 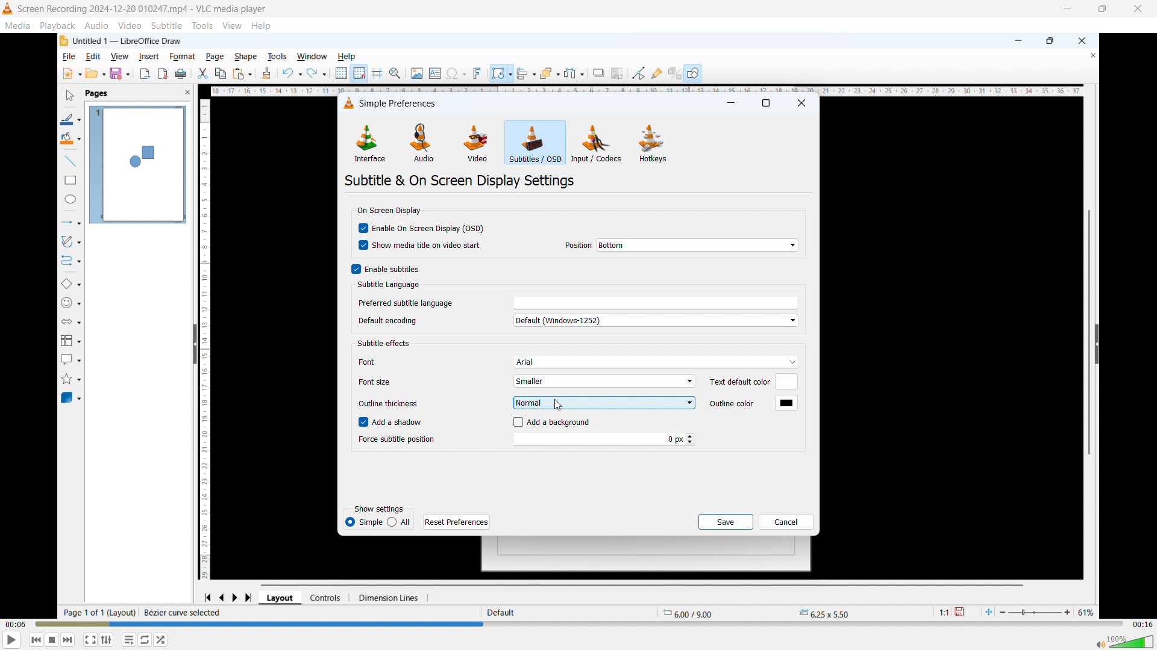 I want to click on save, so click(x=726, y=522).